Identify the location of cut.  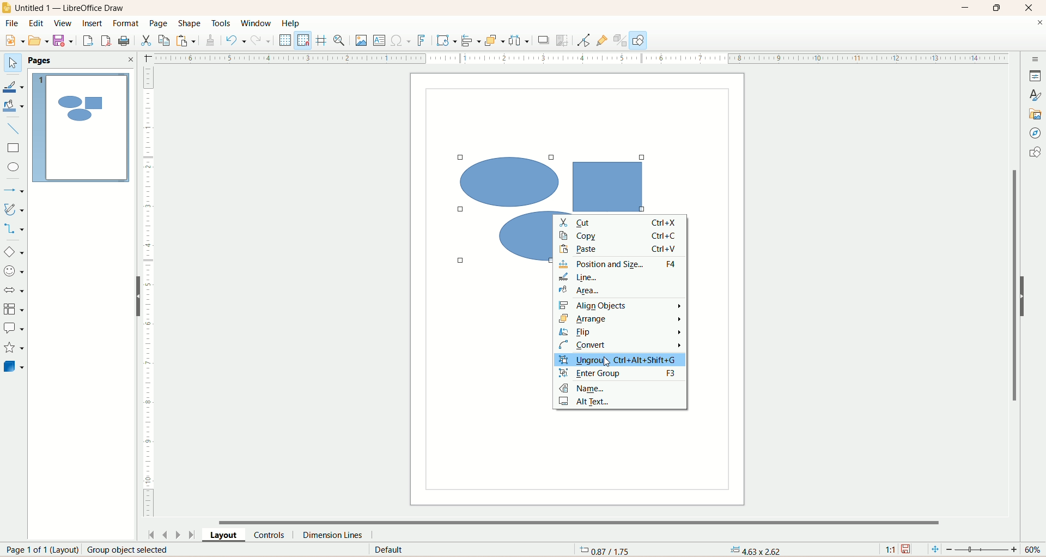
(147, 42).